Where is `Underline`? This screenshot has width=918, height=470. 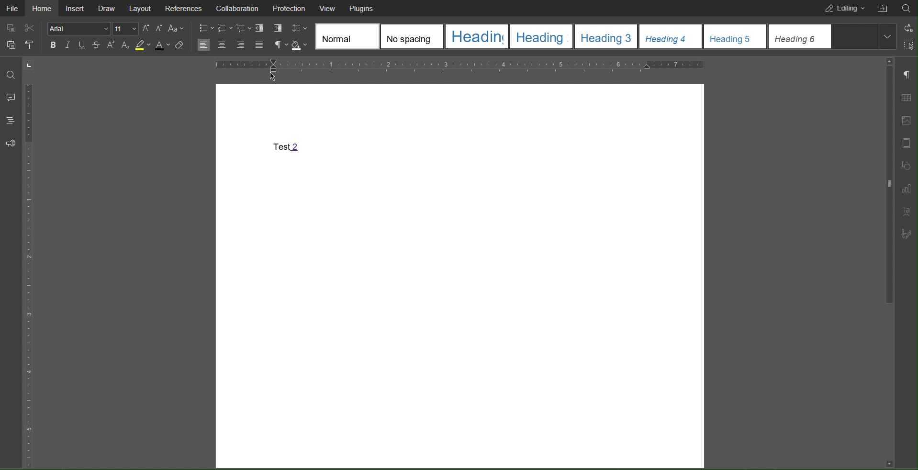
Underline is located at coordinates (82, 45).